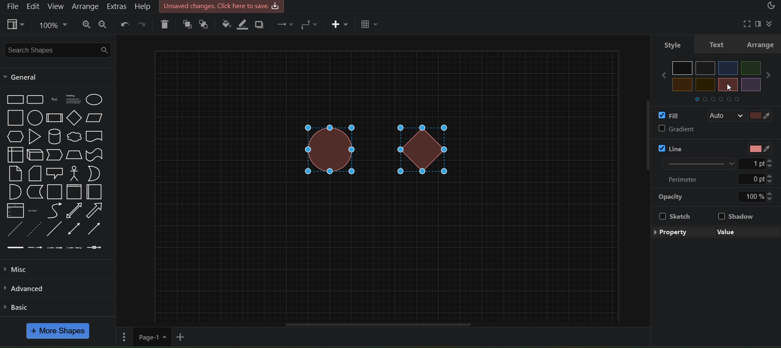 This screenshot has height=348, width=781. What do you see at coordinates (74, 155) in the screenshot?
I see `Trapezoid` at bounding box center [74, 155].